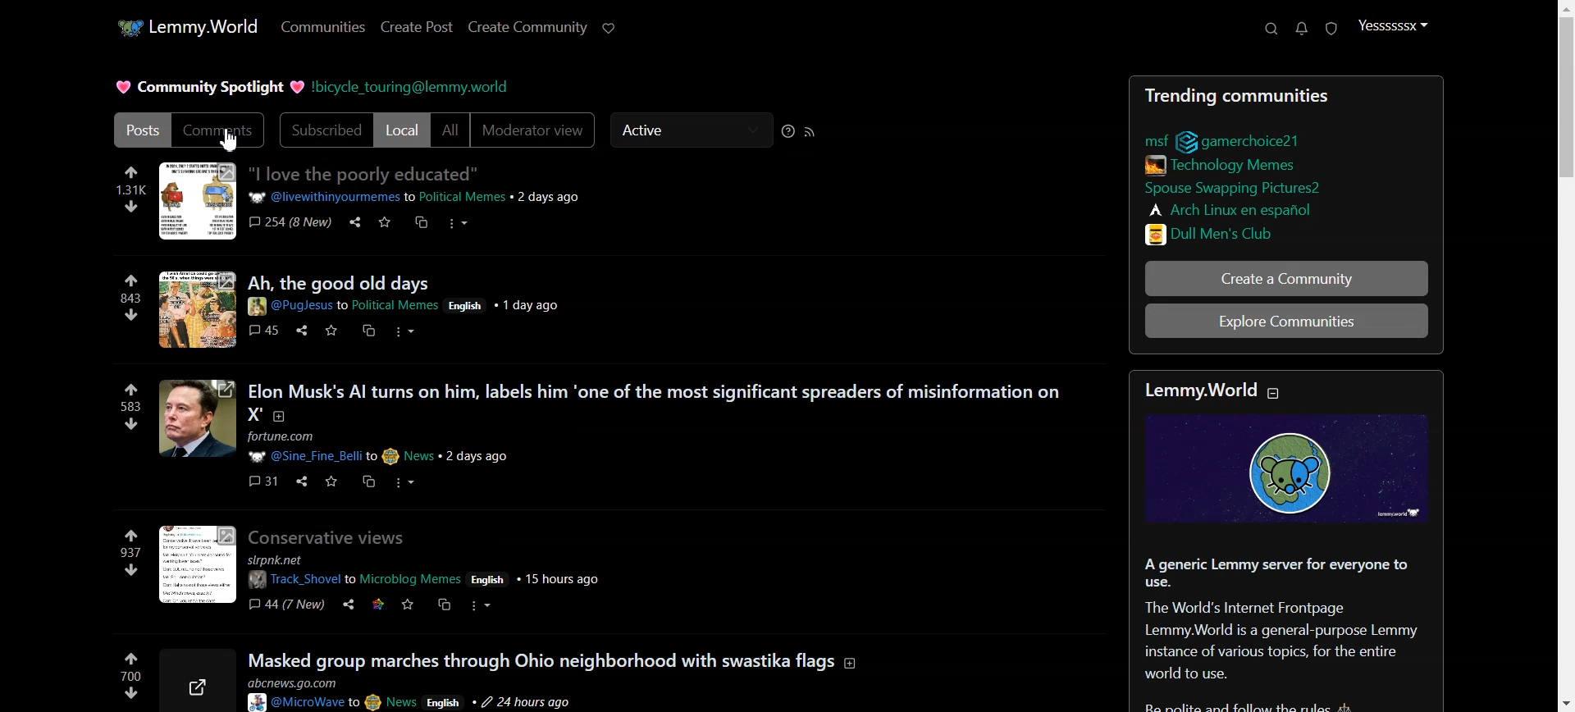 The width and height of the screenshot is (1575, 712). What do you see at coordinates (687, 131) in the screenshot?
I see `Active` at bounding box center [687, 131].